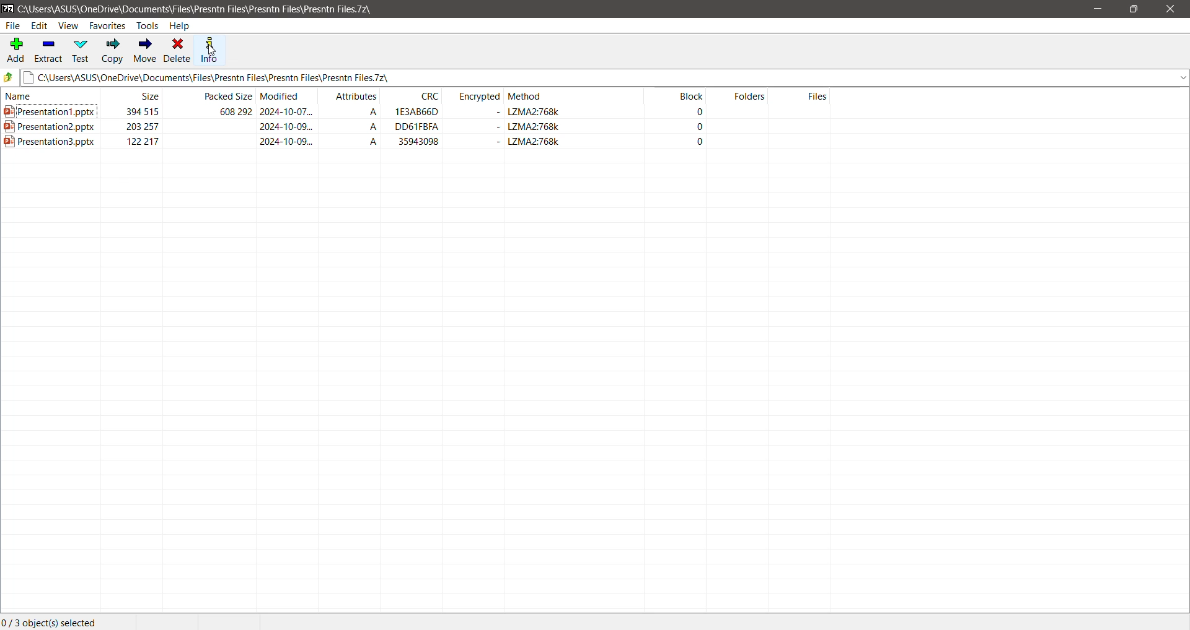 This screenshot has width=1190, height=630. I want to click on Presentation3.pptx, so click(53, 144).